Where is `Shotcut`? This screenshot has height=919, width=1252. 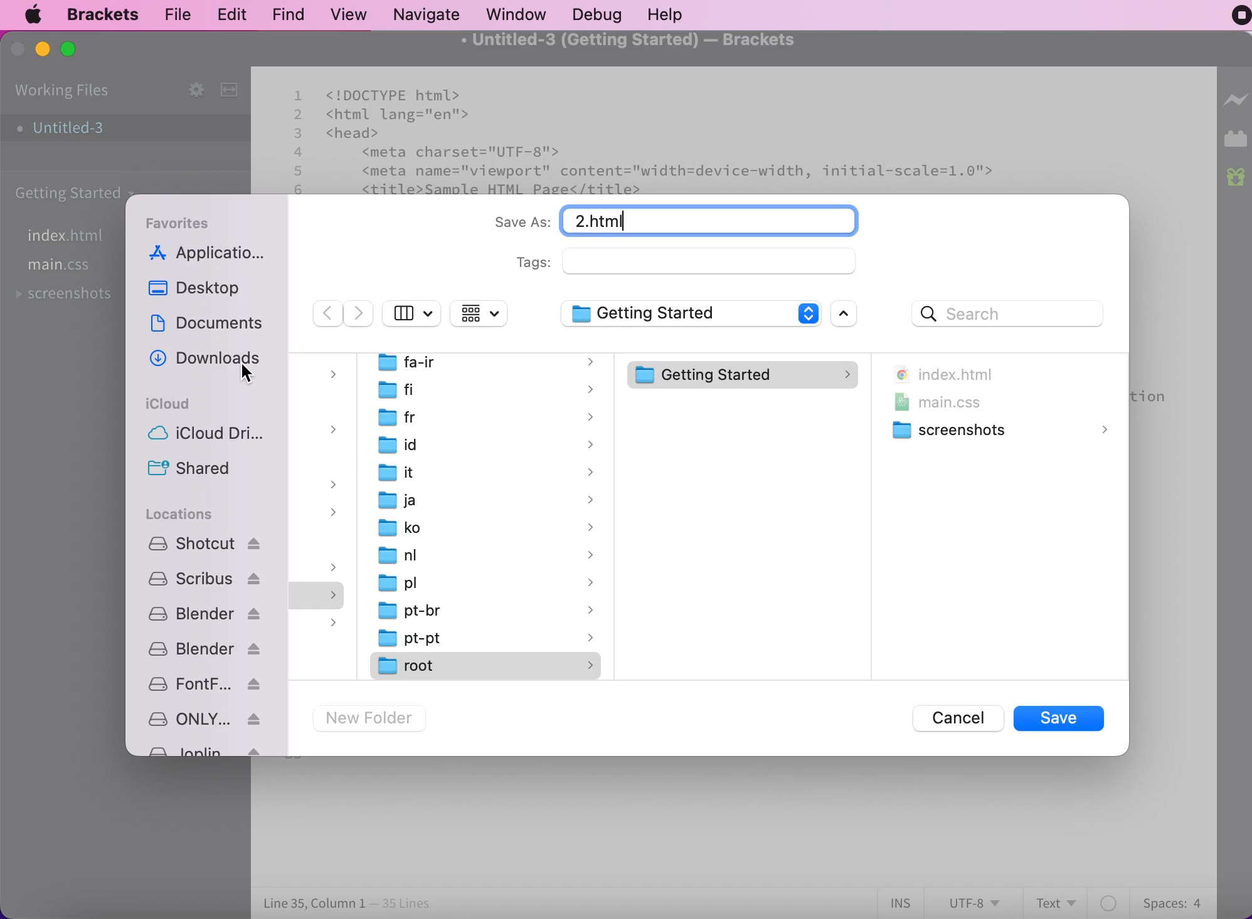 Shotcut is located at coordinates (203, 546).